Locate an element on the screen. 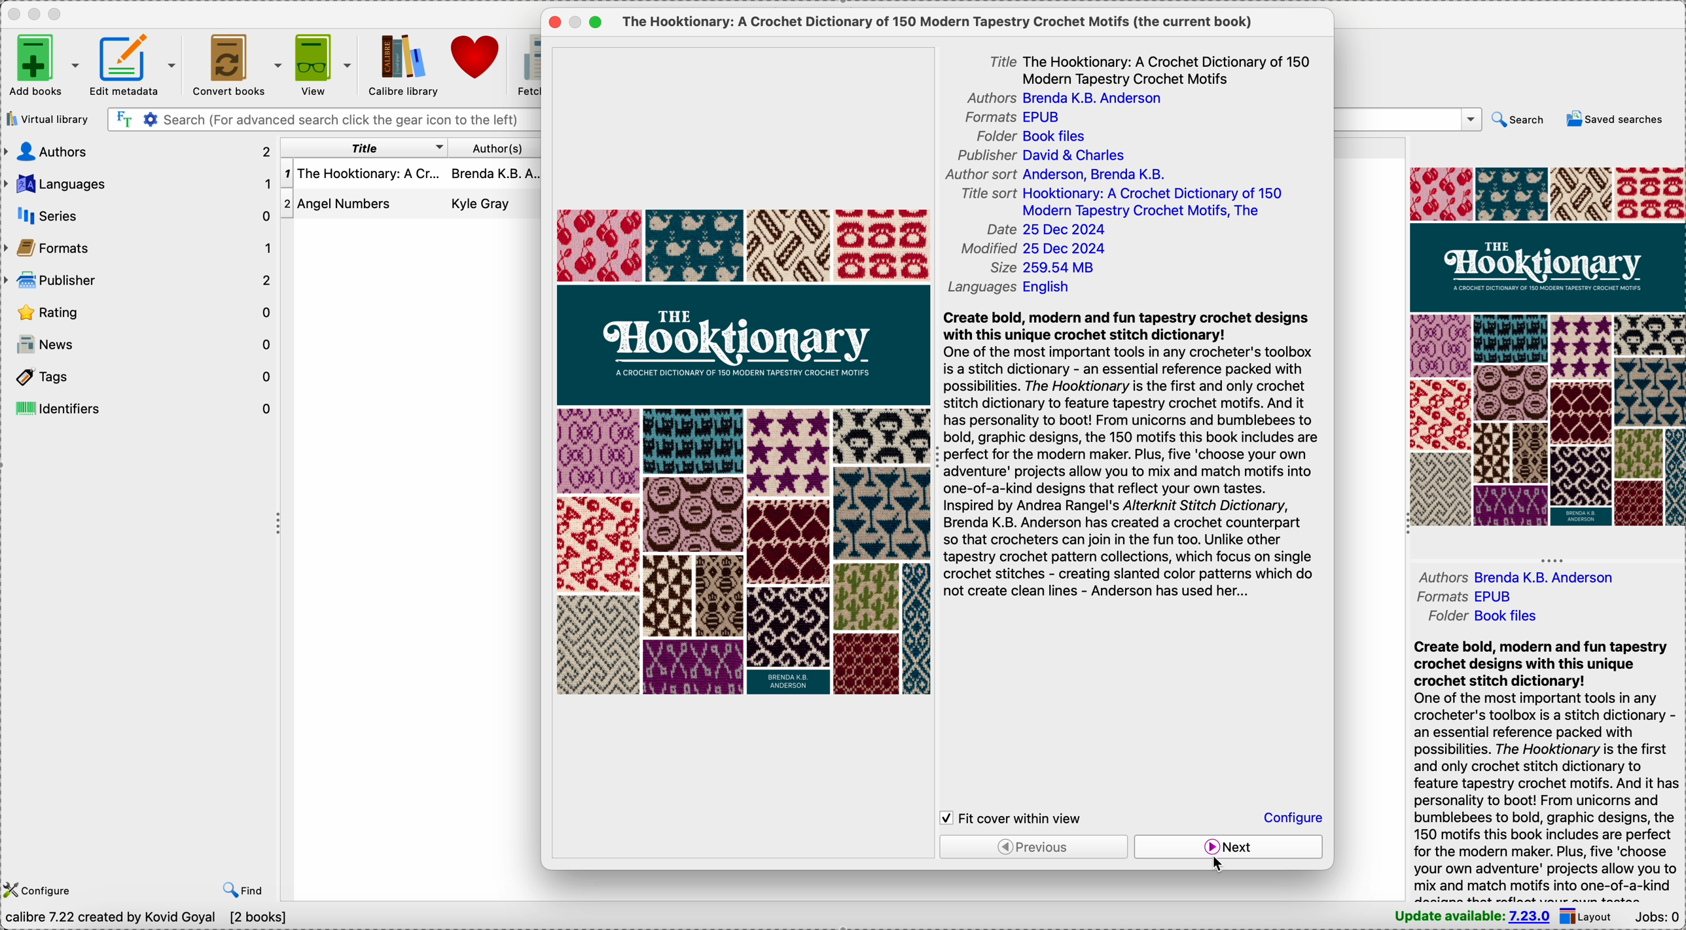 The height and width of the screenshot is (930, 1686). formats is located at coordinates (1461, 598).